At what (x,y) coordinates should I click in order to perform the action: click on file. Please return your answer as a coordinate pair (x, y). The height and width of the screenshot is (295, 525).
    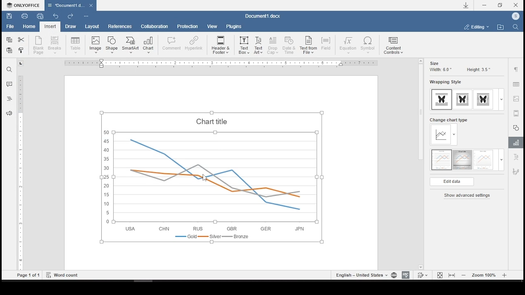
    Looking at the image, I should click on (10, 27).